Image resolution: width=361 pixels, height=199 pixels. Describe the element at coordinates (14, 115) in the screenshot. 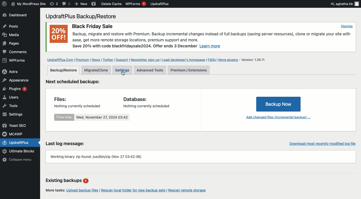

I see `Settings` at that location.